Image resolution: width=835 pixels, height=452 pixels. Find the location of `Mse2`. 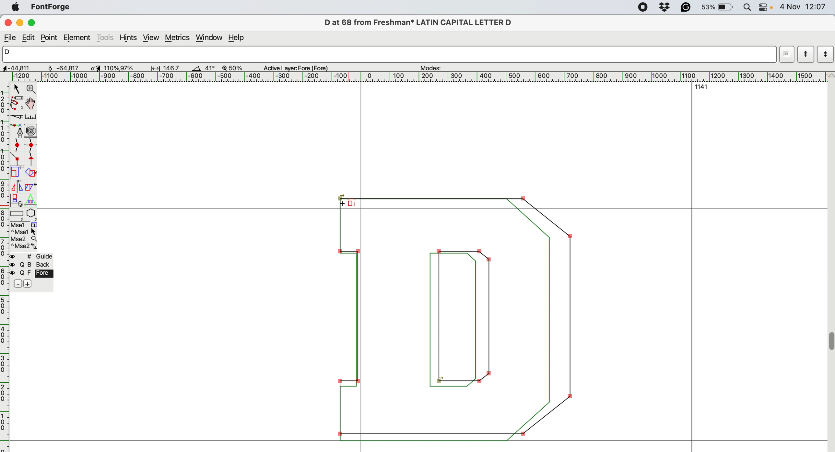

Mse2 is located at coordinates (26, 239).